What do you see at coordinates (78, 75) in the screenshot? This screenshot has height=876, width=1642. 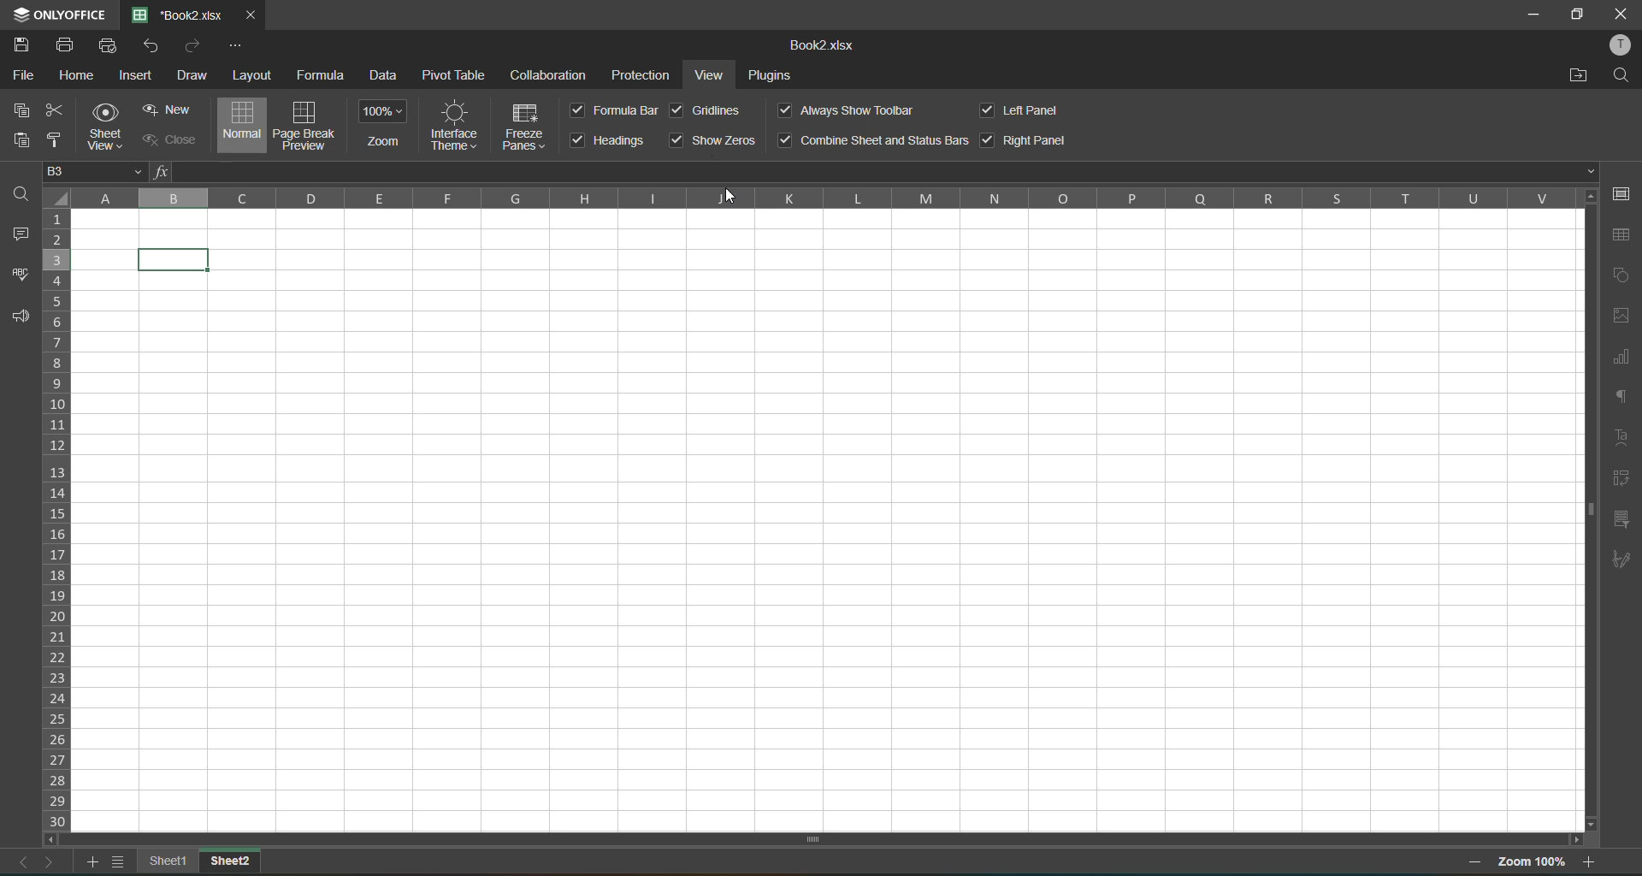 I see `Home` at bounding box center [78, 75].